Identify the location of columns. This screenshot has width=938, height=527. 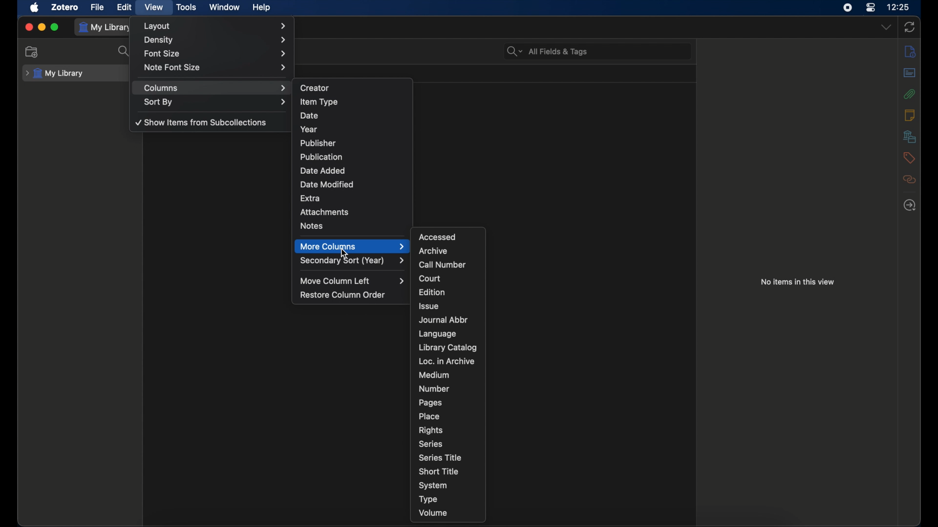
(215, 88).